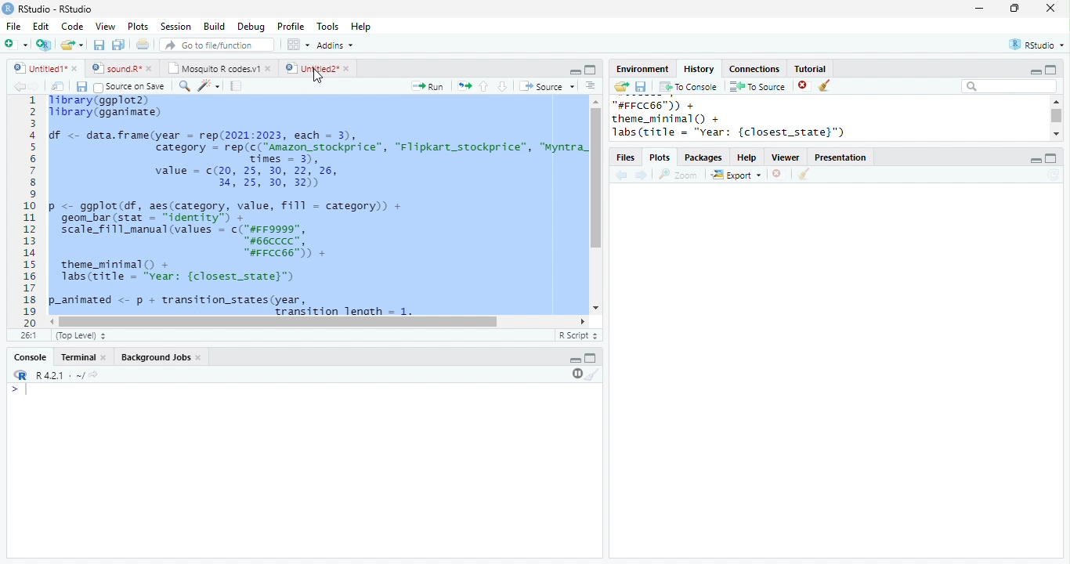 The width and height of the screenshot is (1070, 564). What do you see at coordinates (269, 70) in the screenshot?
I see `close` at bounding box center [269, 70].